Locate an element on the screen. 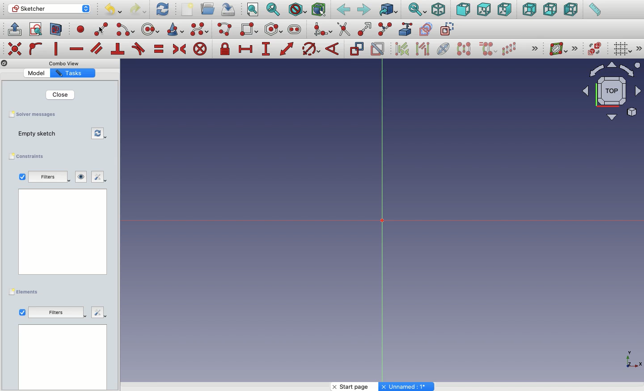 Image resolution: width=644 pixels, height=391 pixels. Back is located at coordinates (343, 10).